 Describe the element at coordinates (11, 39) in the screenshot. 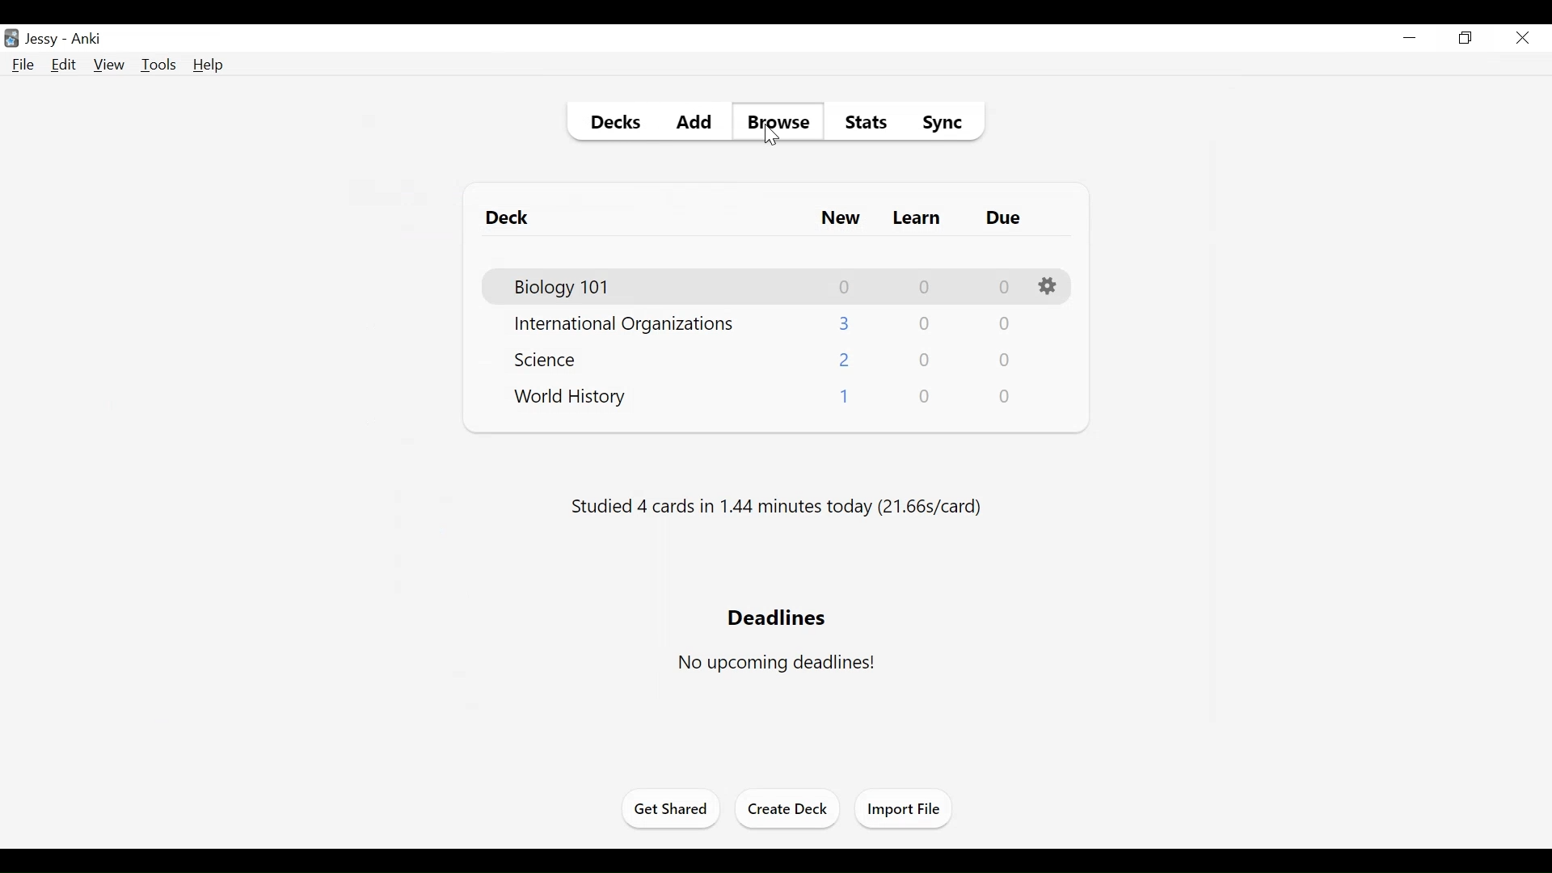

I see `Anki Desktop icon` at that location.